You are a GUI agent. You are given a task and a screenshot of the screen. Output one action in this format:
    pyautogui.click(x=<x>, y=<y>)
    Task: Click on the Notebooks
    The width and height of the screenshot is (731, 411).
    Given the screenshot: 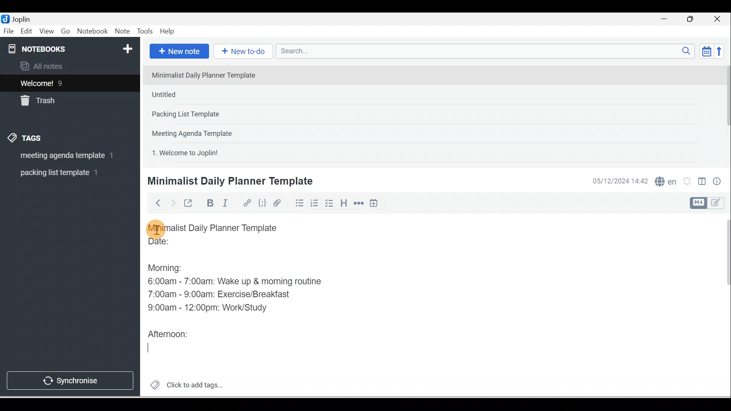 What is the action you would take?
    pyautogui.click(x=72, y=47)
    